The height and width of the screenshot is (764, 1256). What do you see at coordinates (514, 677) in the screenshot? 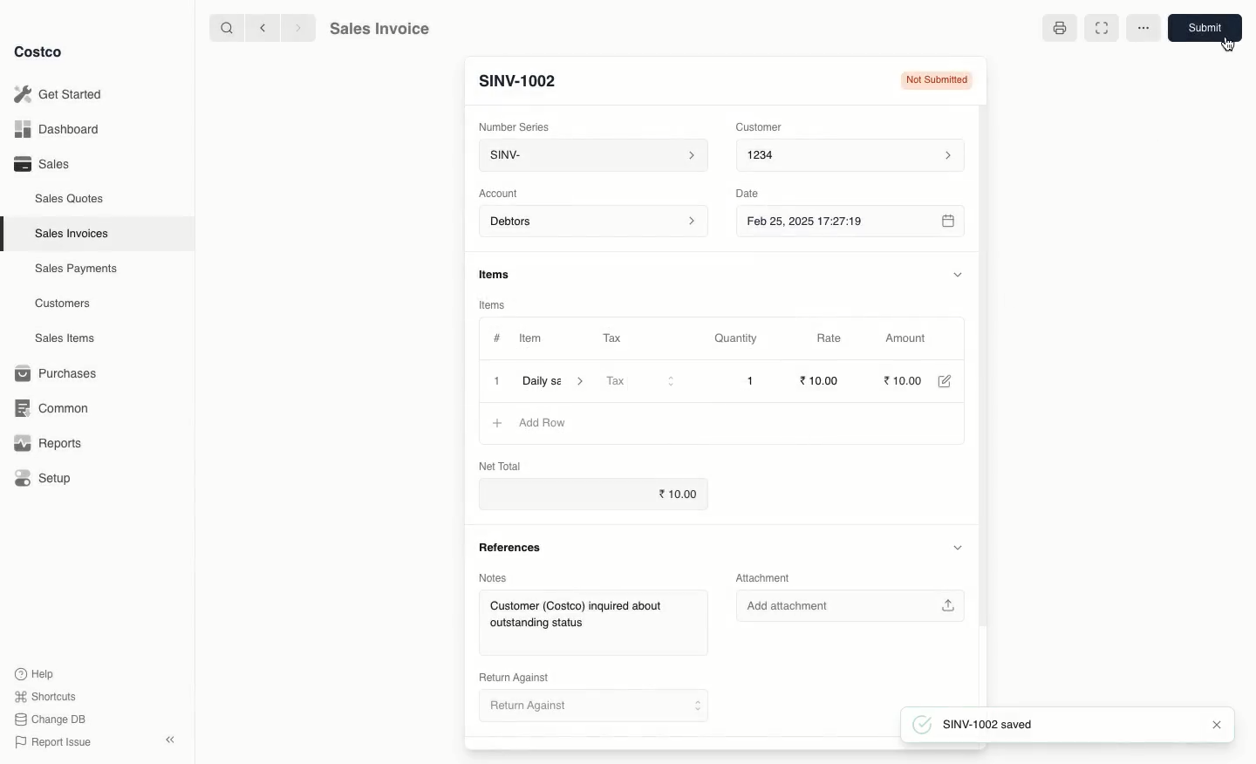
I see `Return Against` at bounding box center [514, 677].